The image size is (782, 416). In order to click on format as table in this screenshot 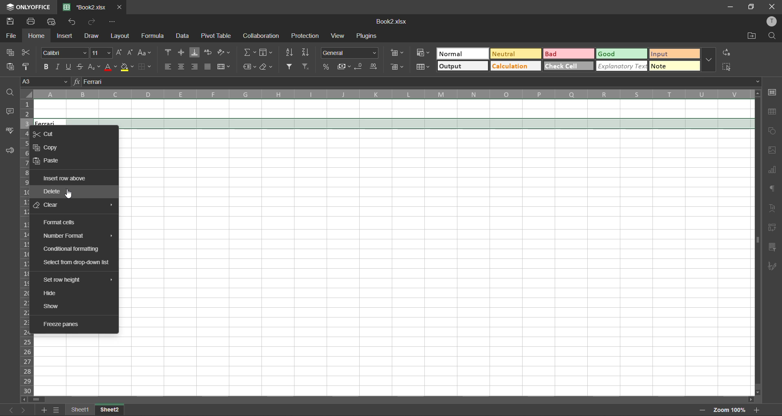, I will do `click(422, 68)`.